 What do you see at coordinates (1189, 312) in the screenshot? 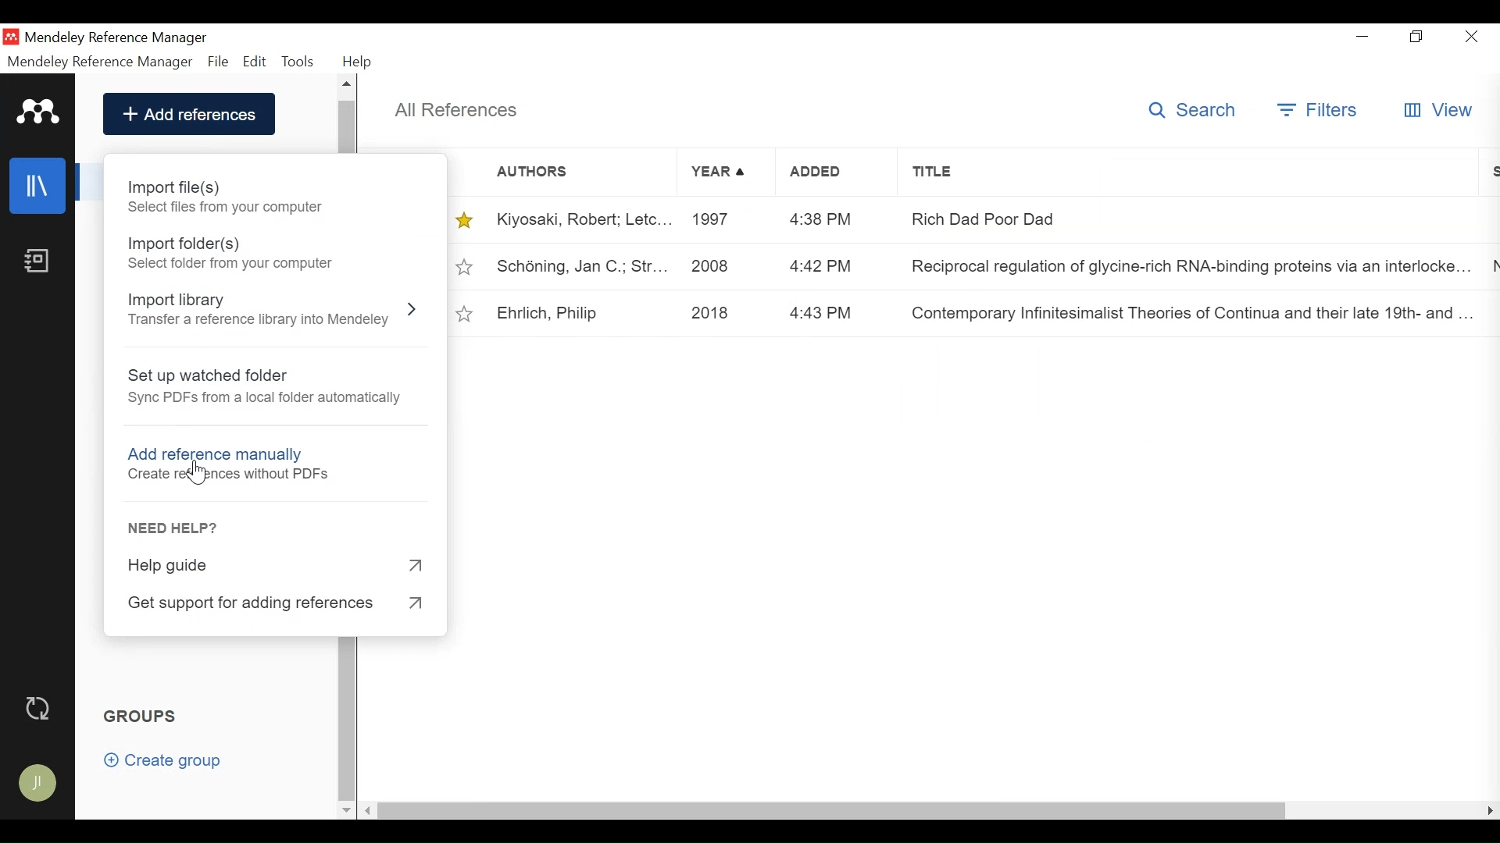
I see `Contemporary Infinitesimalist Theories of Continua and their late 19th-and` at bounding box center [1189, 312].